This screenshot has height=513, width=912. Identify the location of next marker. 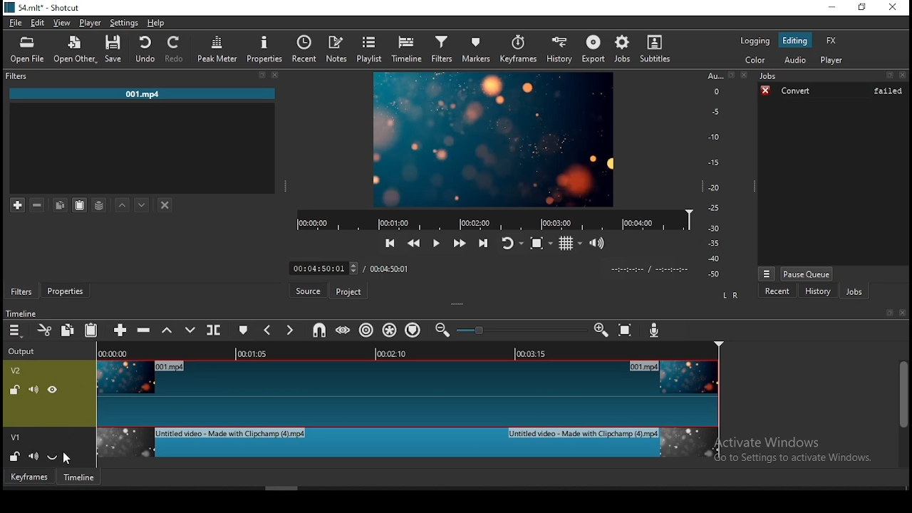
(287, 331).